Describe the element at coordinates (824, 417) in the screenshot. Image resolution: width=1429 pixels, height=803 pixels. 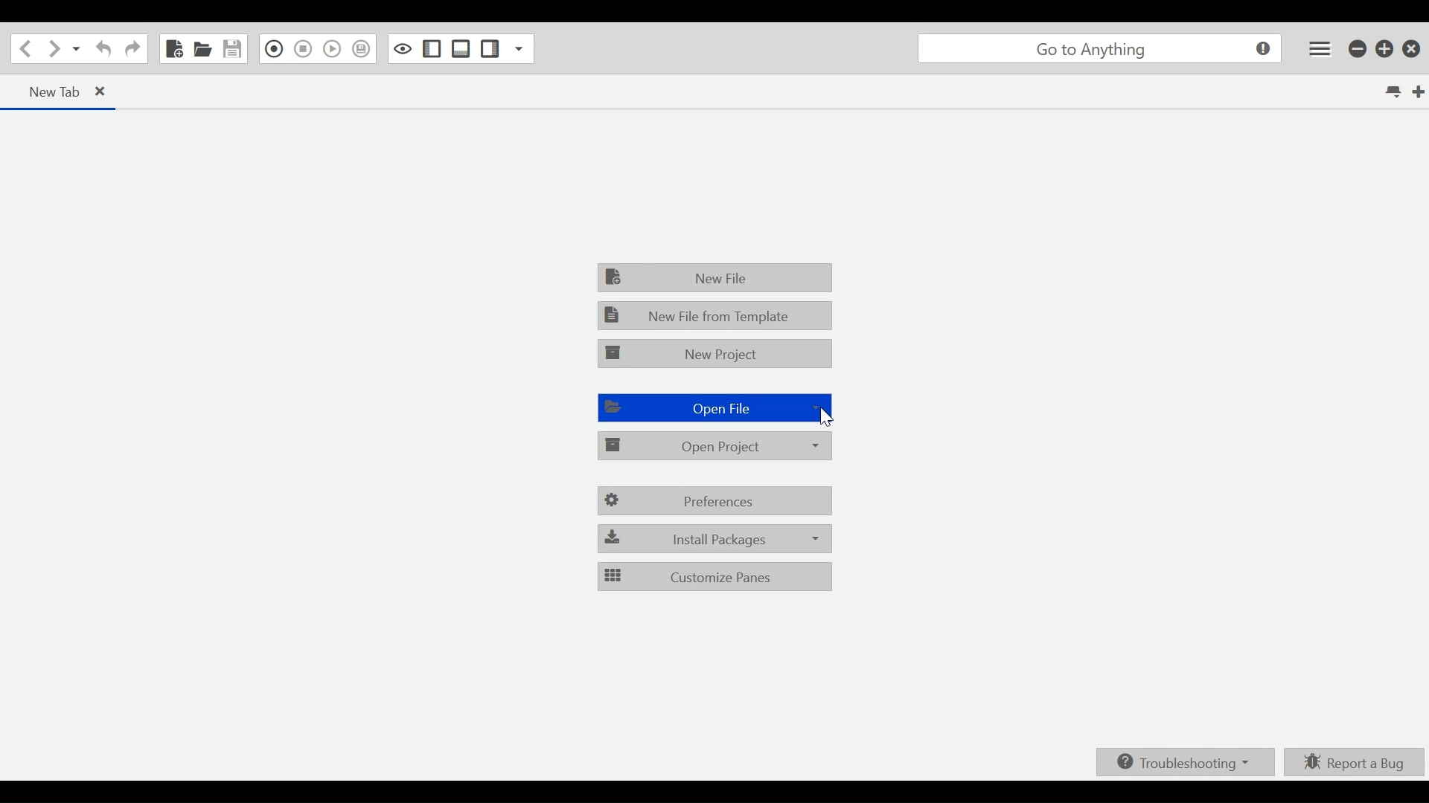
I see `Cursor` at that location.